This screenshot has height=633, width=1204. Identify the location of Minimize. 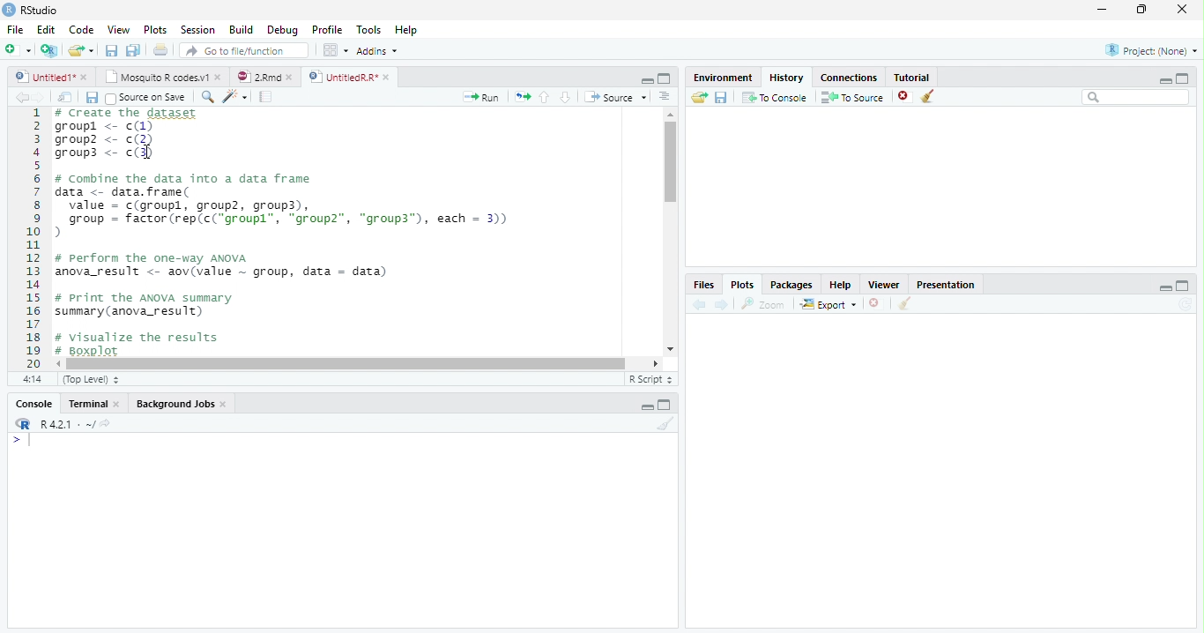
(1165, 289).